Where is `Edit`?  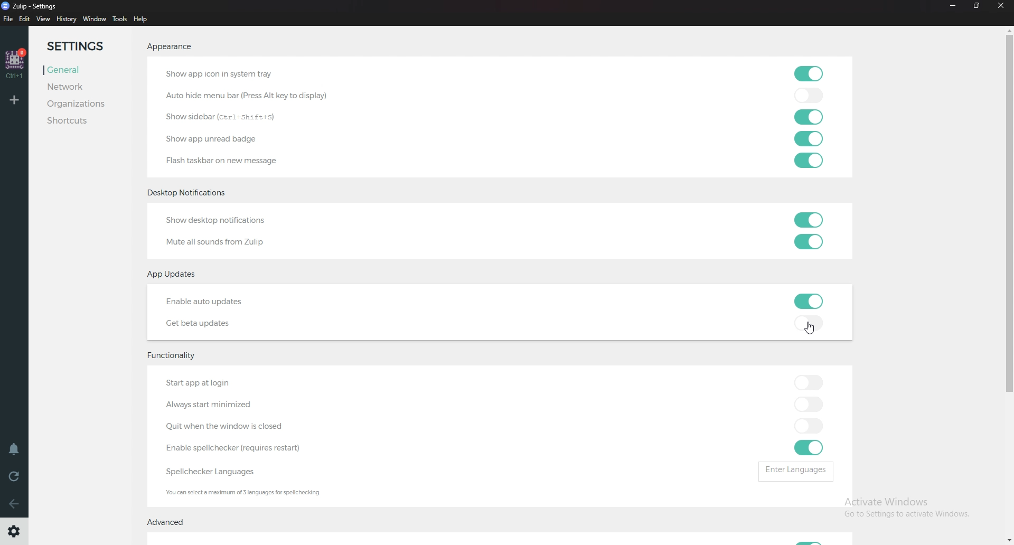 Edit is located at coordinates (25, 20).